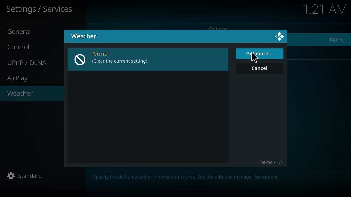 This screenshot has width=351, height=197. Describe the element at coordinates (337, 40) in the screenshot. I see `none` at that location.